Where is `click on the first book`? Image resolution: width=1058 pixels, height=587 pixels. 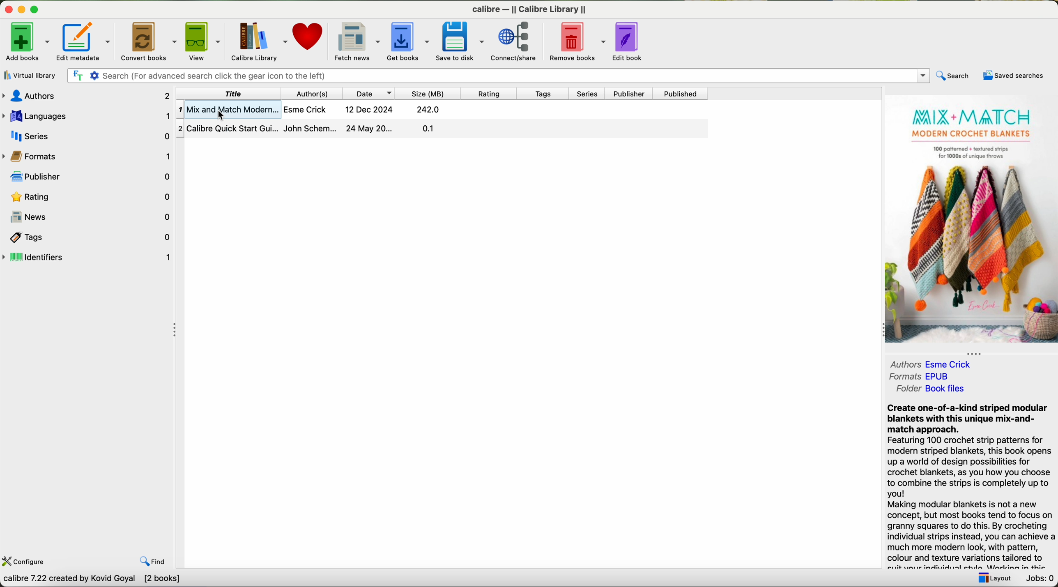
click on the first book is located at coordinates (442, 110).